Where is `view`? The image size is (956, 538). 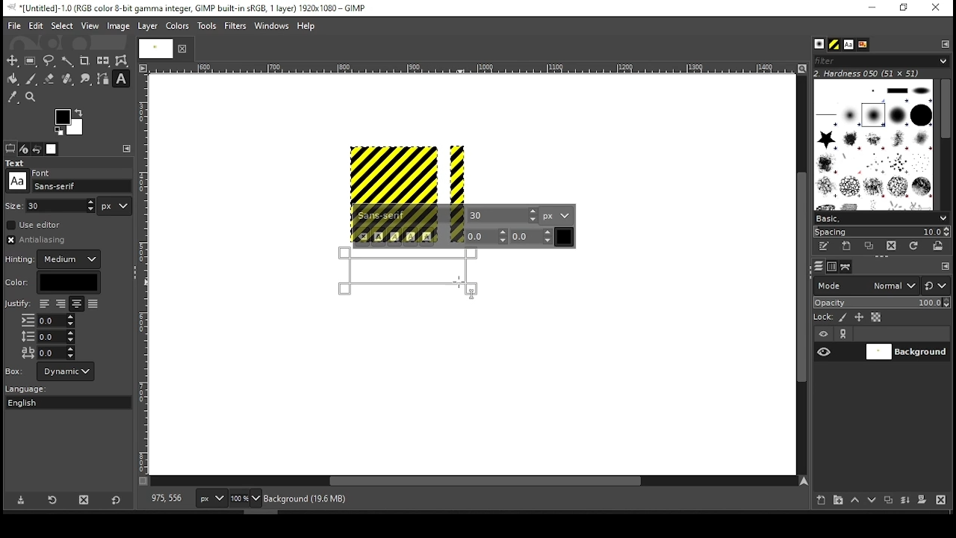
view is located at coordinates (90, 27).